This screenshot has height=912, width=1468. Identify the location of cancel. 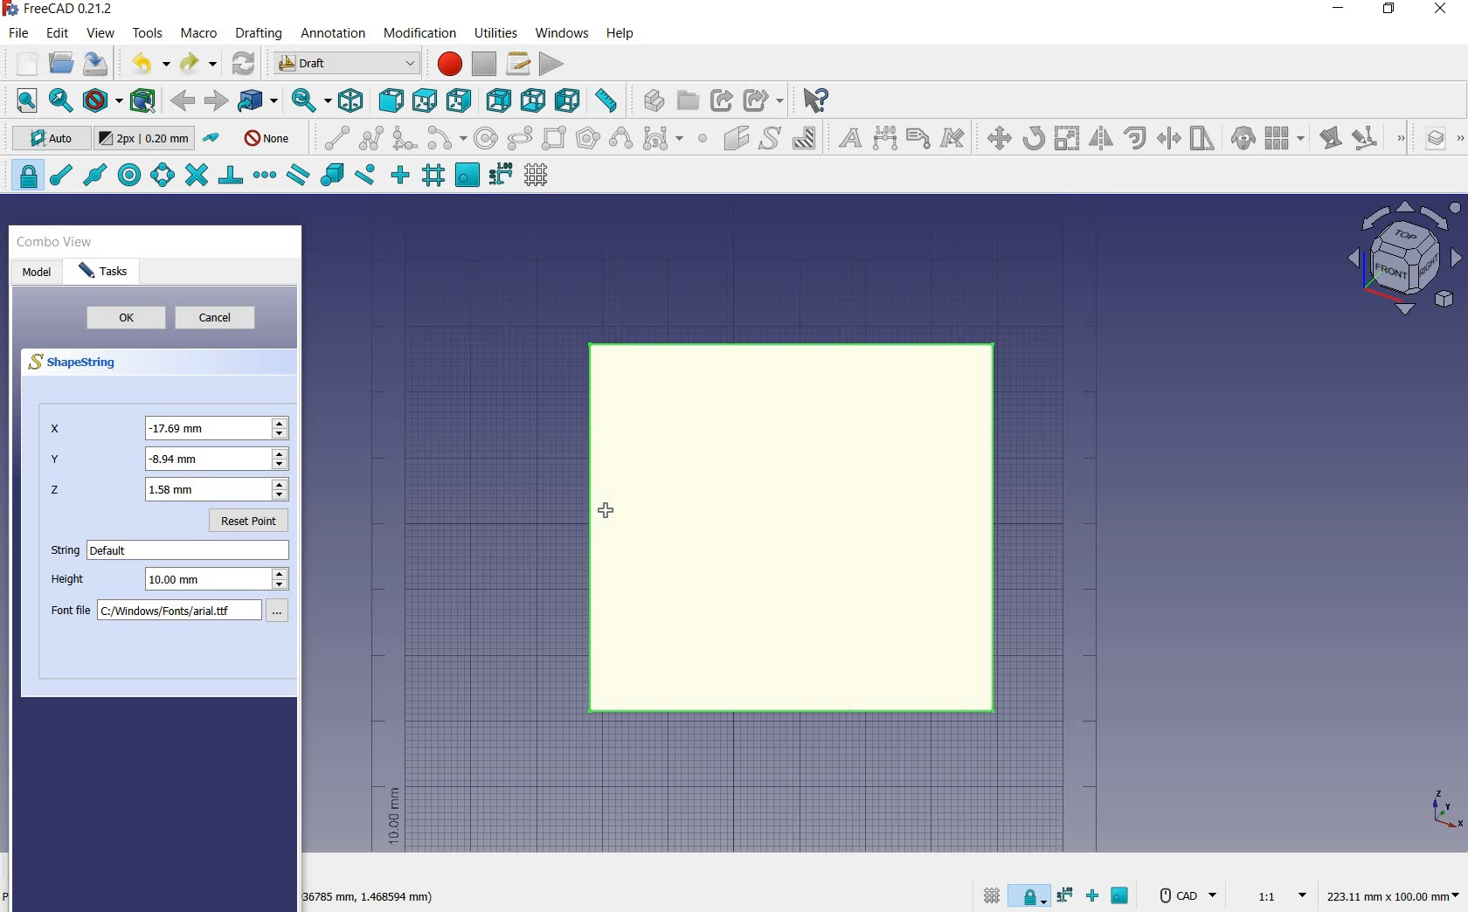
(223, 320).